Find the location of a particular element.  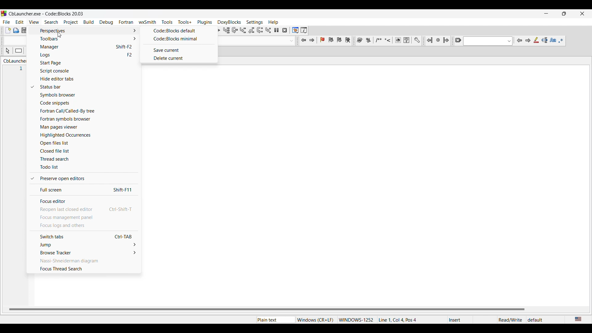

Horizontal slide bar is located at coordinates (267, 309).